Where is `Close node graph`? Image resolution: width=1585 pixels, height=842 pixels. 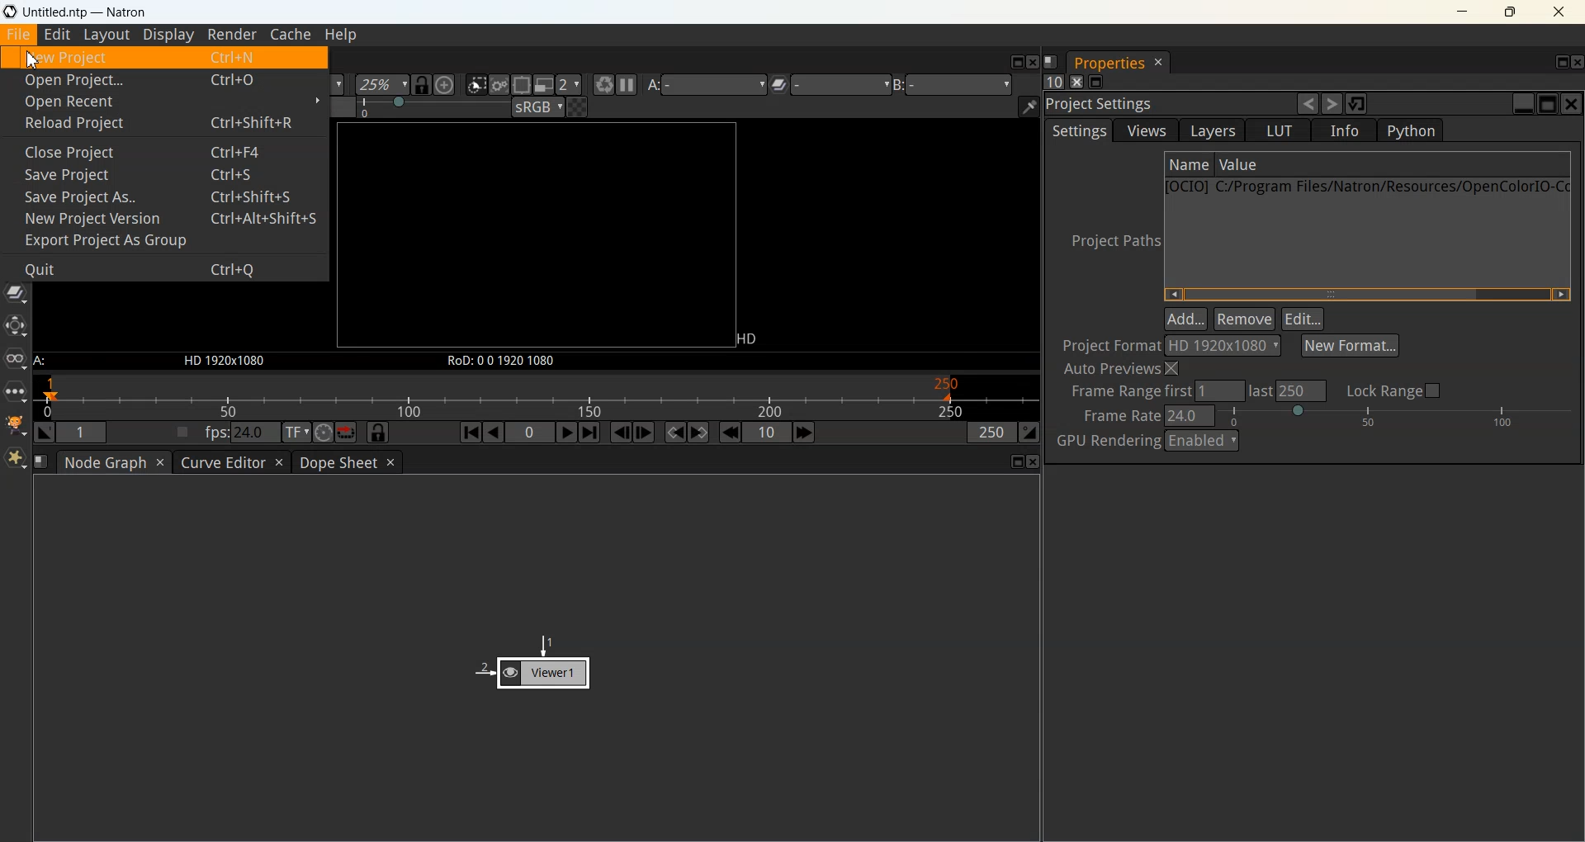 Close node graph is located at coordinates (161, 462).